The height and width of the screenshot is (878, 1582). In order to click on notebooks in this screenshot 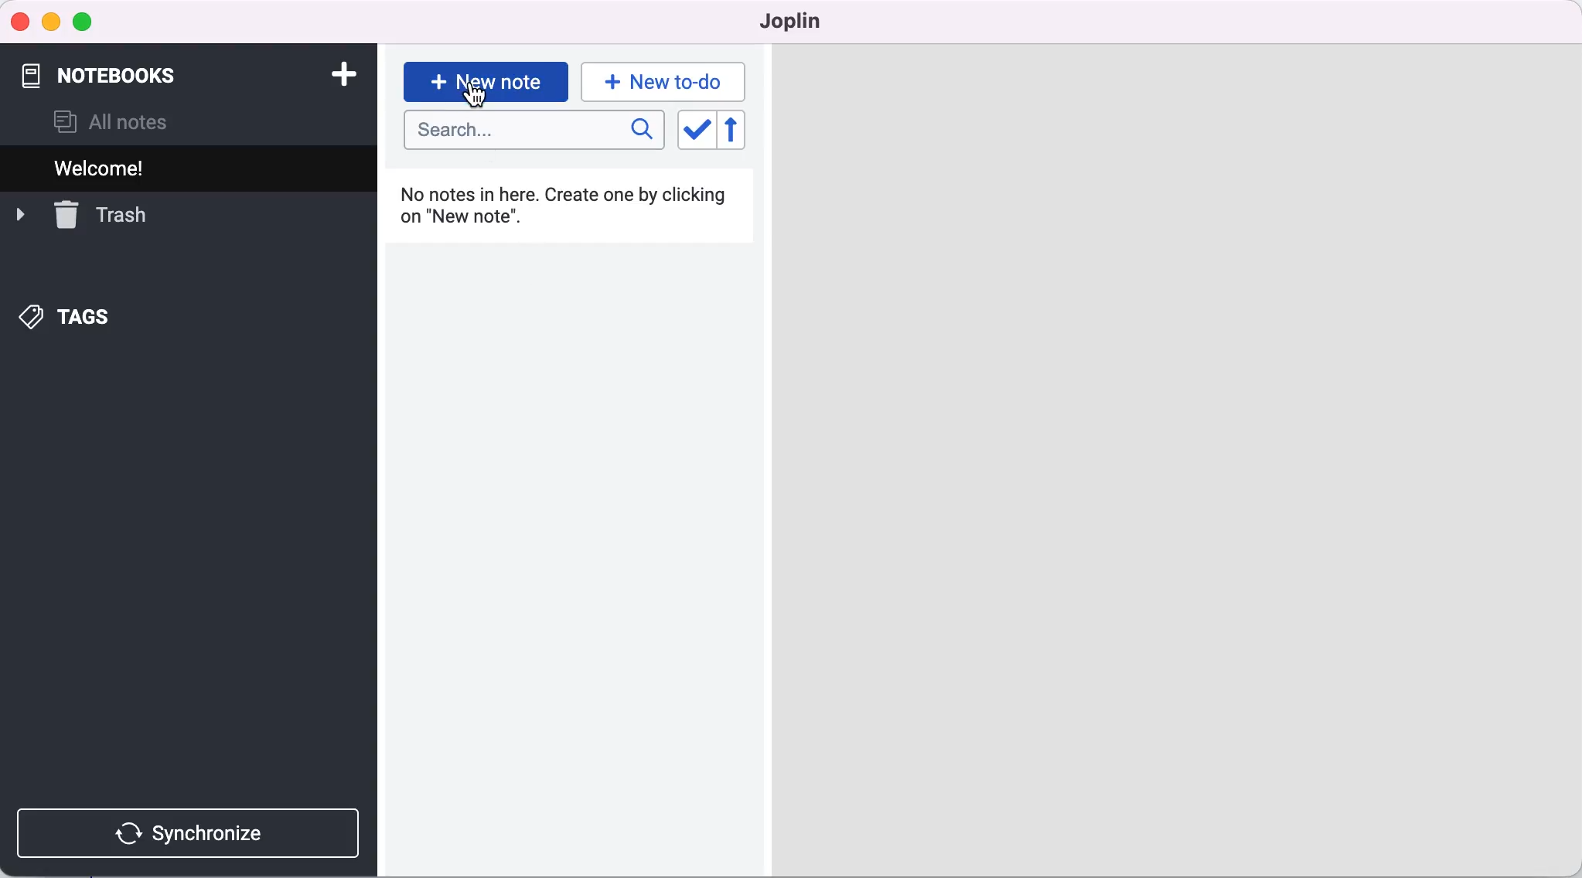, I will do `click(121, 72)`.